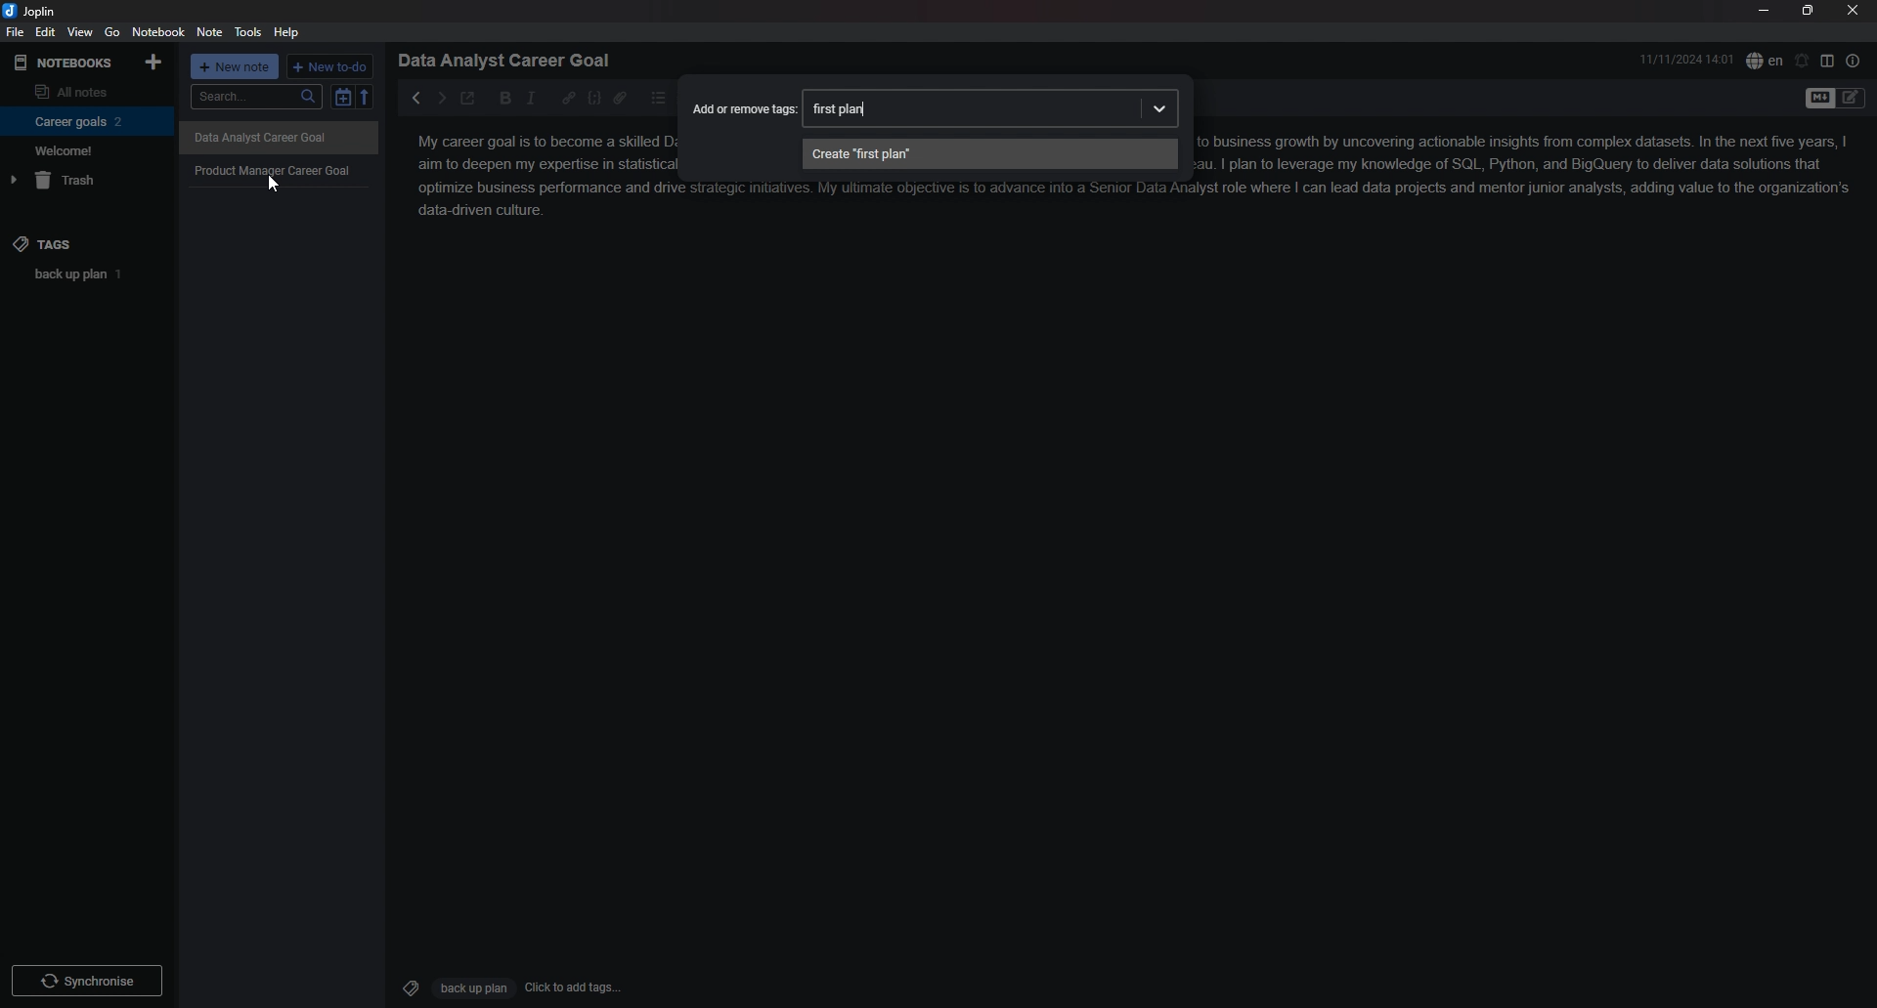 This screenshot has height=1008, width=1877. I want to click on back up plan 1, so click(90, 273).